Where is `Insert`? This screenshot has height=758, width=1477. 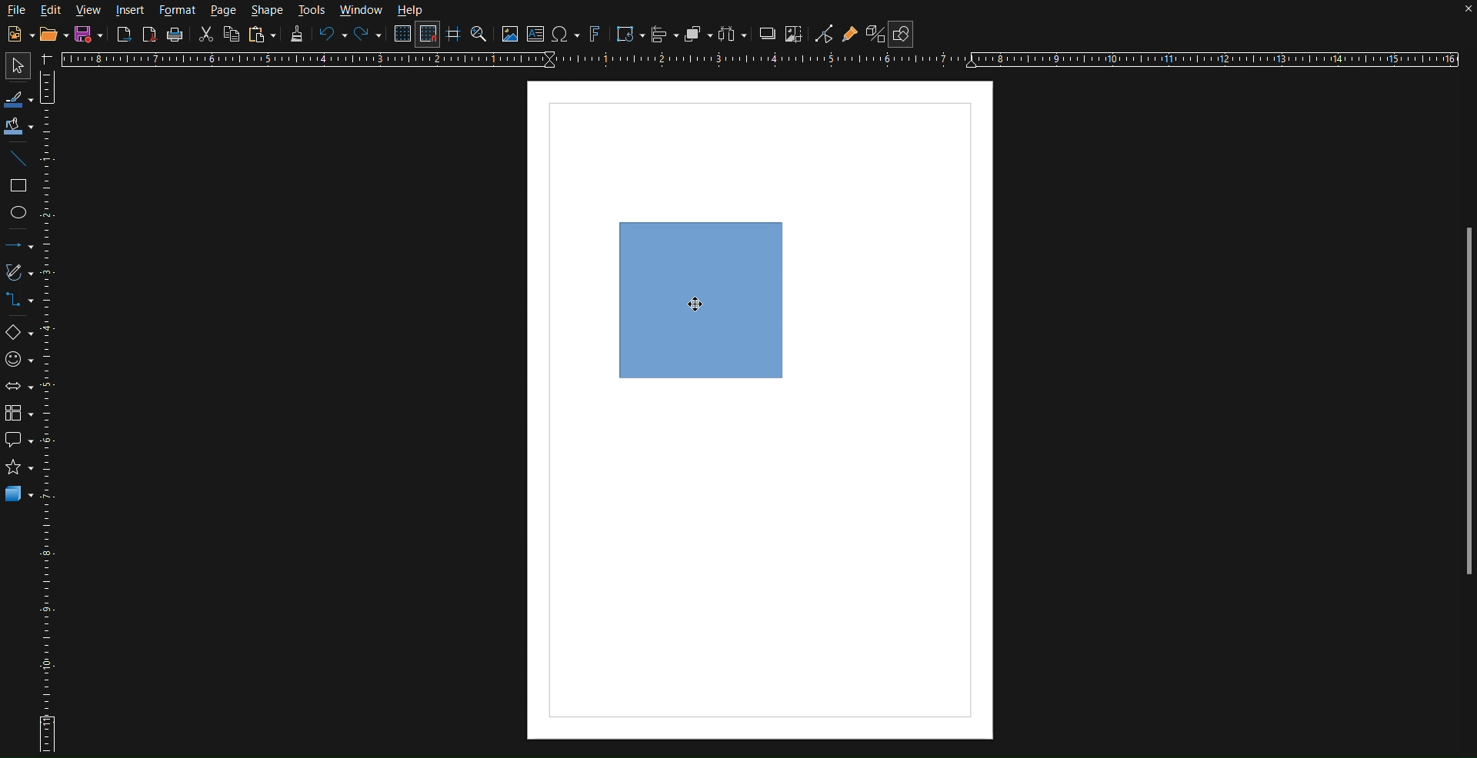 Insert is located at coordinates (132, 12).